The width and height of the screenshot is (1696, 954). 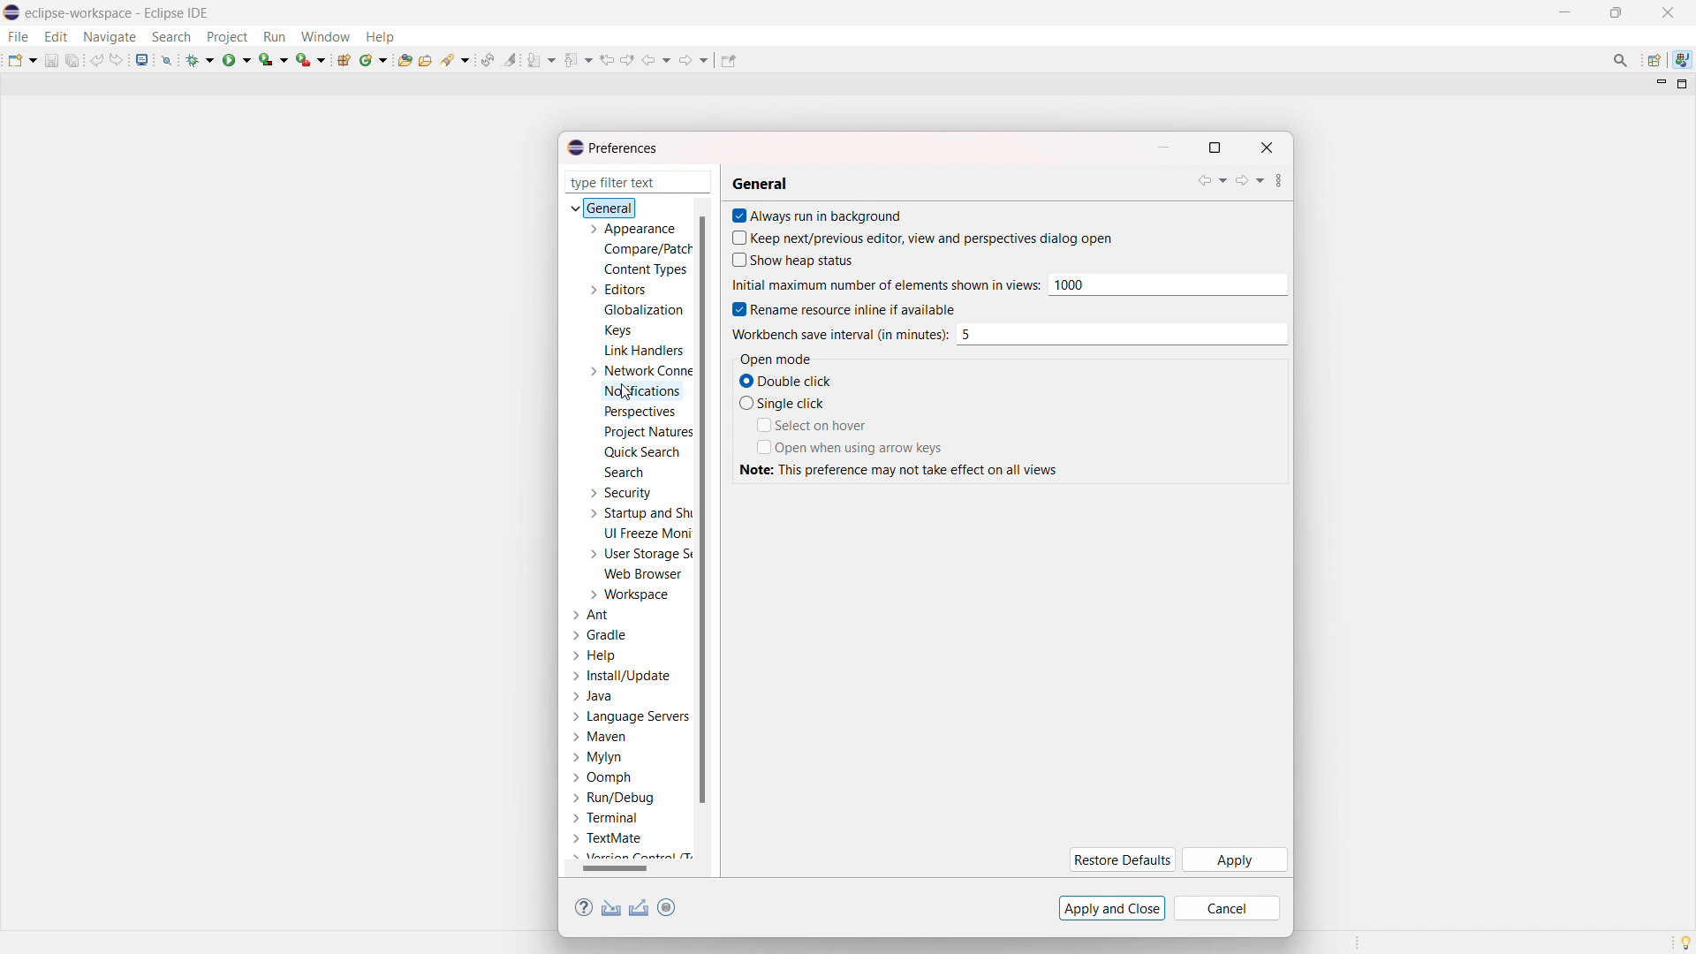 I want to click on skip all breakpoints, so click(x=167, y=59).